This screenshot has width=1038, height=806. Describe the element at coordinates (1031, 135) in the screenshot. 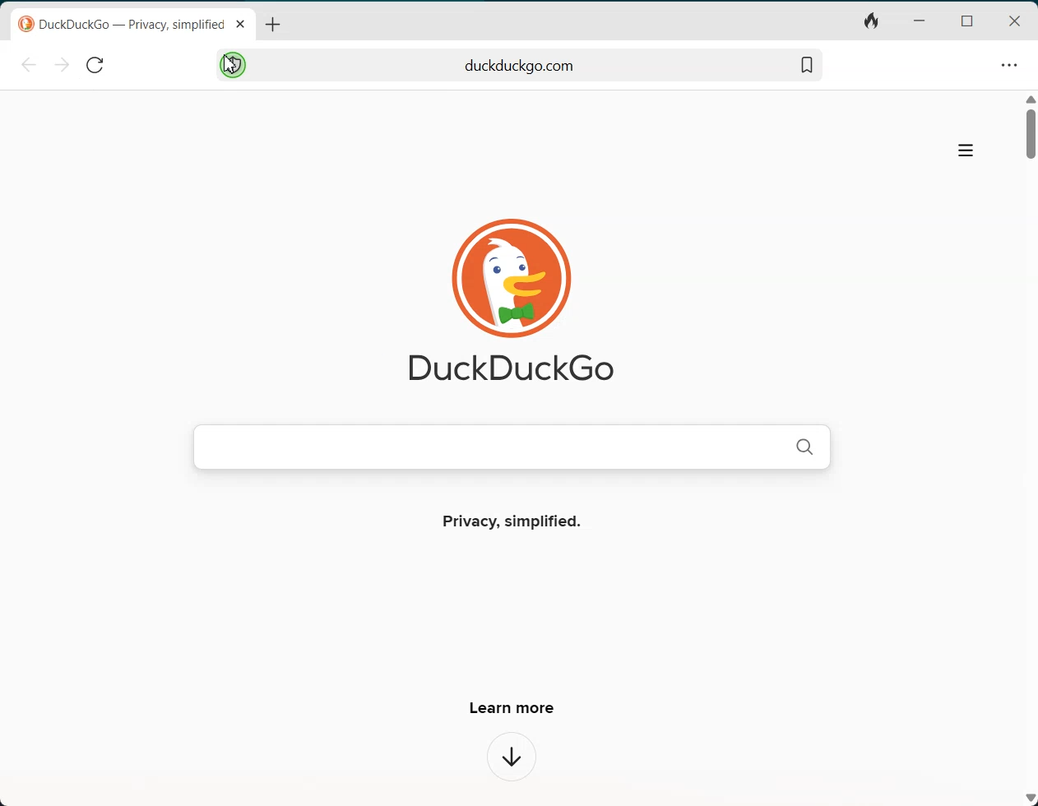

I see `vertical scrollbar` at that location.